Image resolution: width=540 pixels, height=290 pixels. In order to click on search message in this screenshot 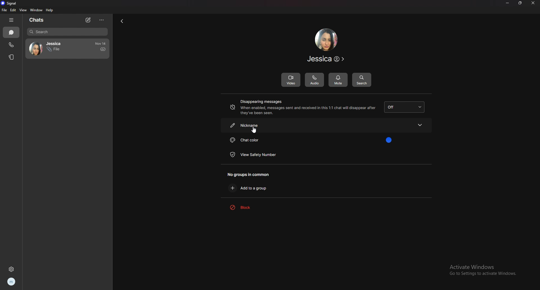, I will do `click(362, 80)`.